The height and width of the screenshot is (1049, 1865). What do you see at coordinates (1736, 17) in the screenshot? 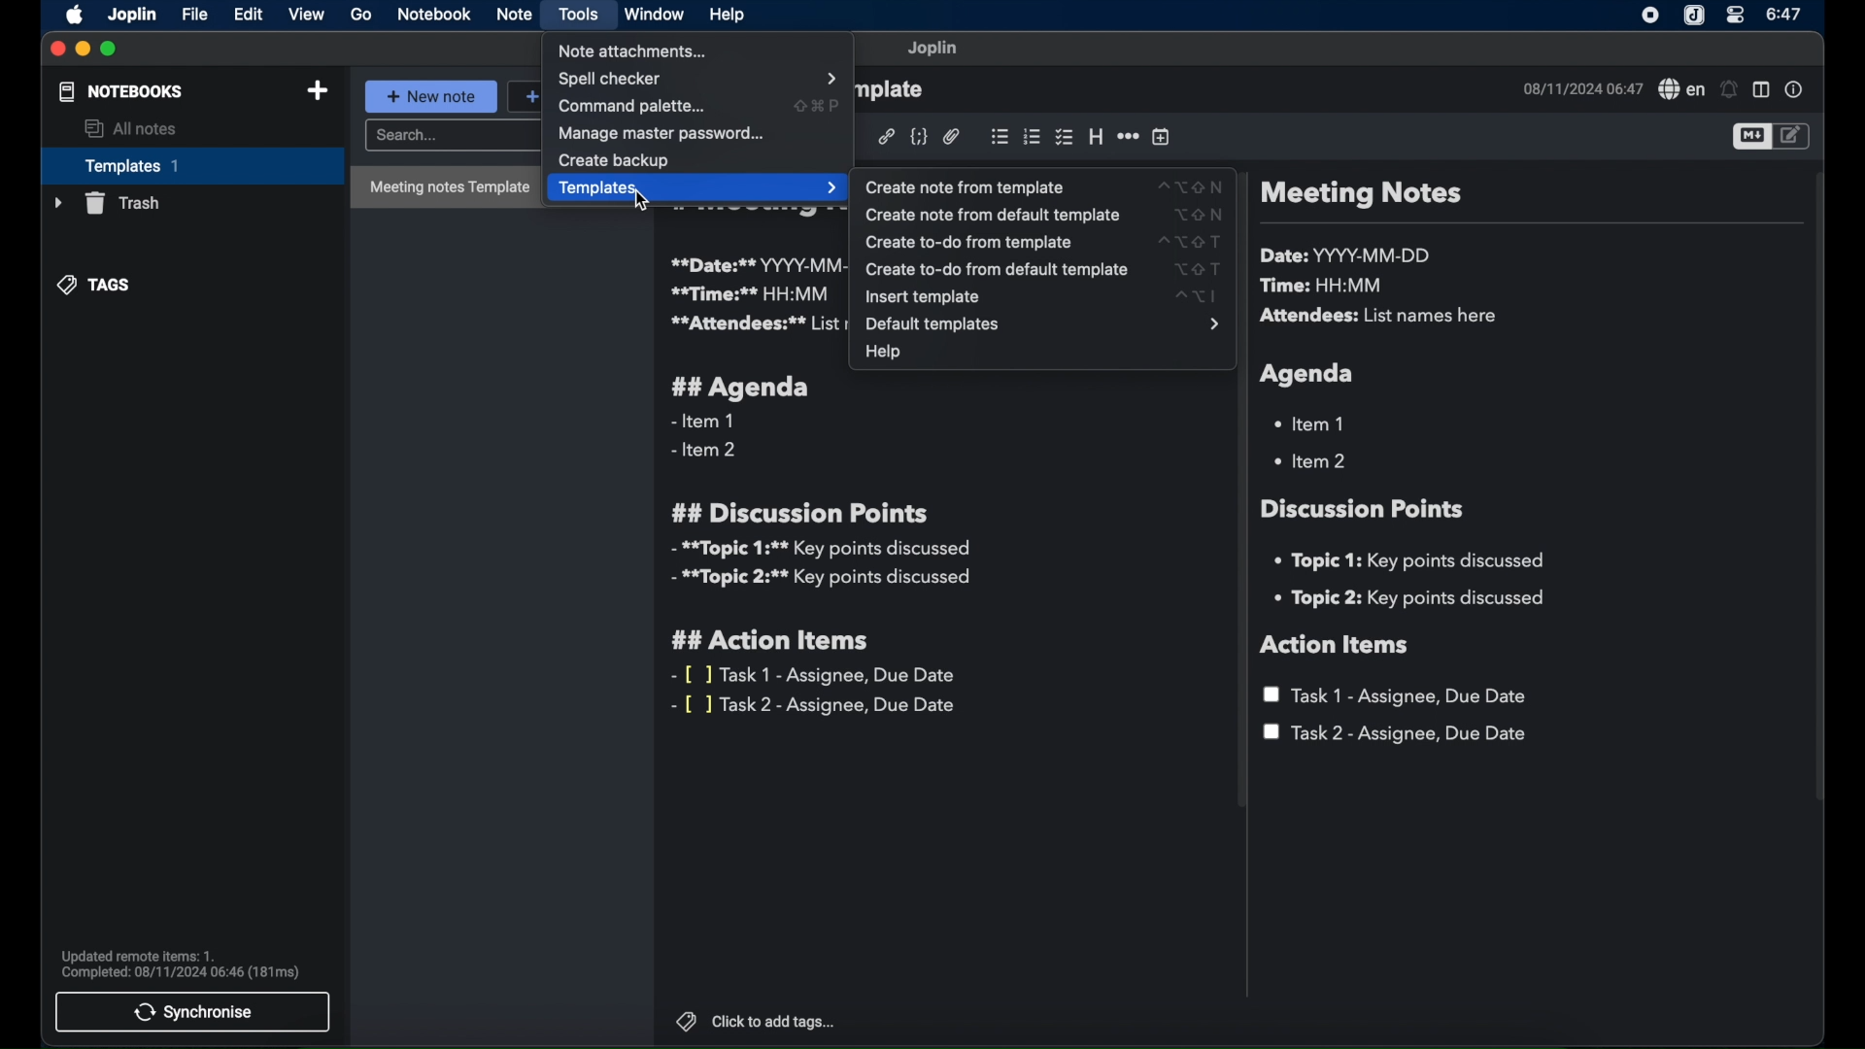
I see `control center` at bounding box center [1736, 17].